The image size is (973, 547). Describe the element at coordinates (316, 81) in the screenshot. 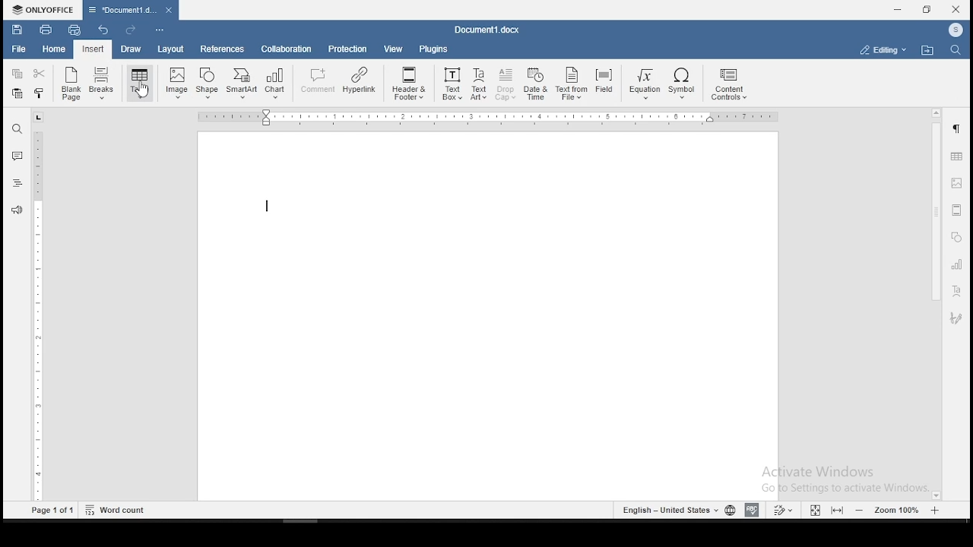

I see `comment` at that location.